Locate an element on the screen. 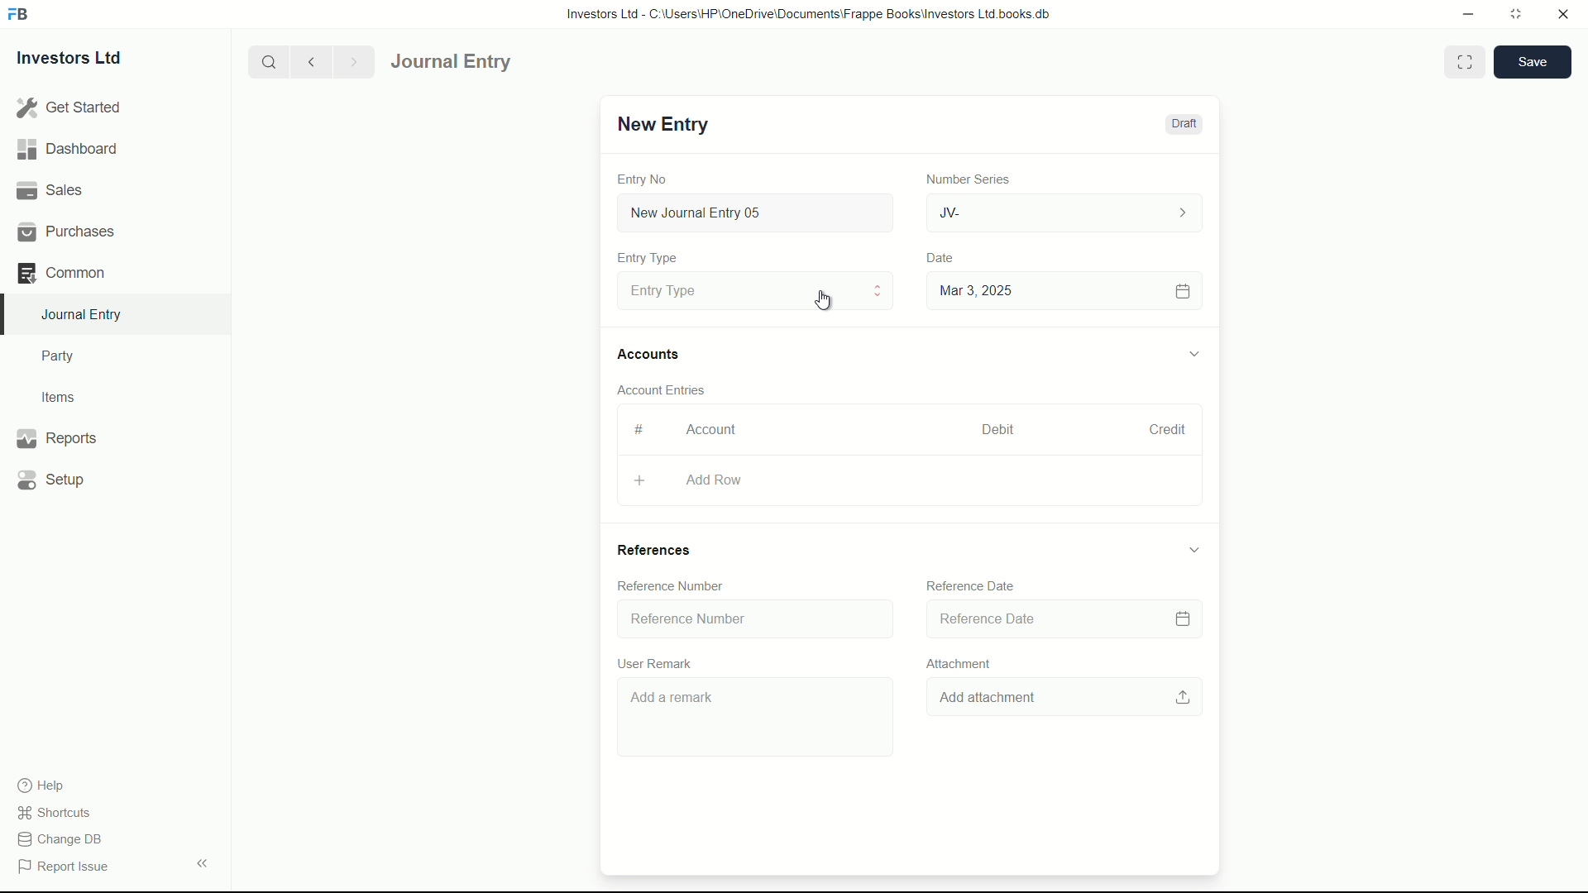 Image resolution: width=1588 pixels, height=893 pixels. expand/collapse is located at coordinates (1193, 549).